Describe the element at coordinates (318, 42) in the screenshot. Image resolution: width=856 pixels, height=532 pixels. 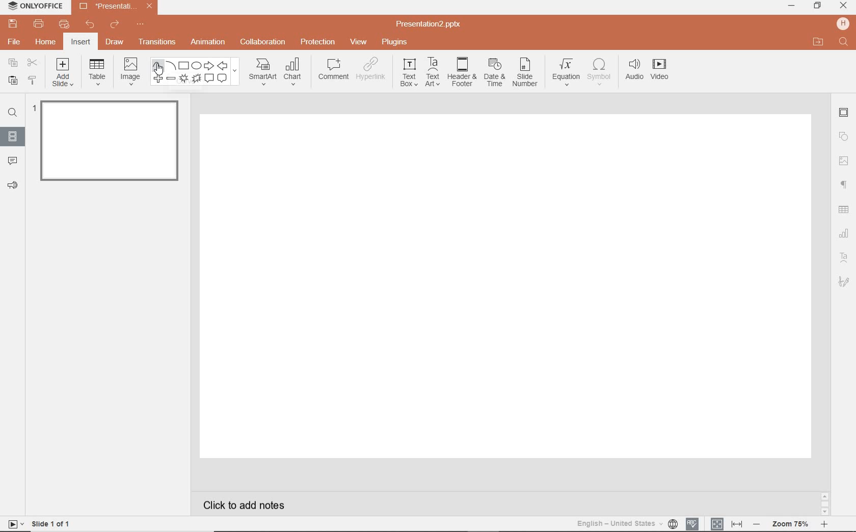
I see `PROTECTION` at that location.